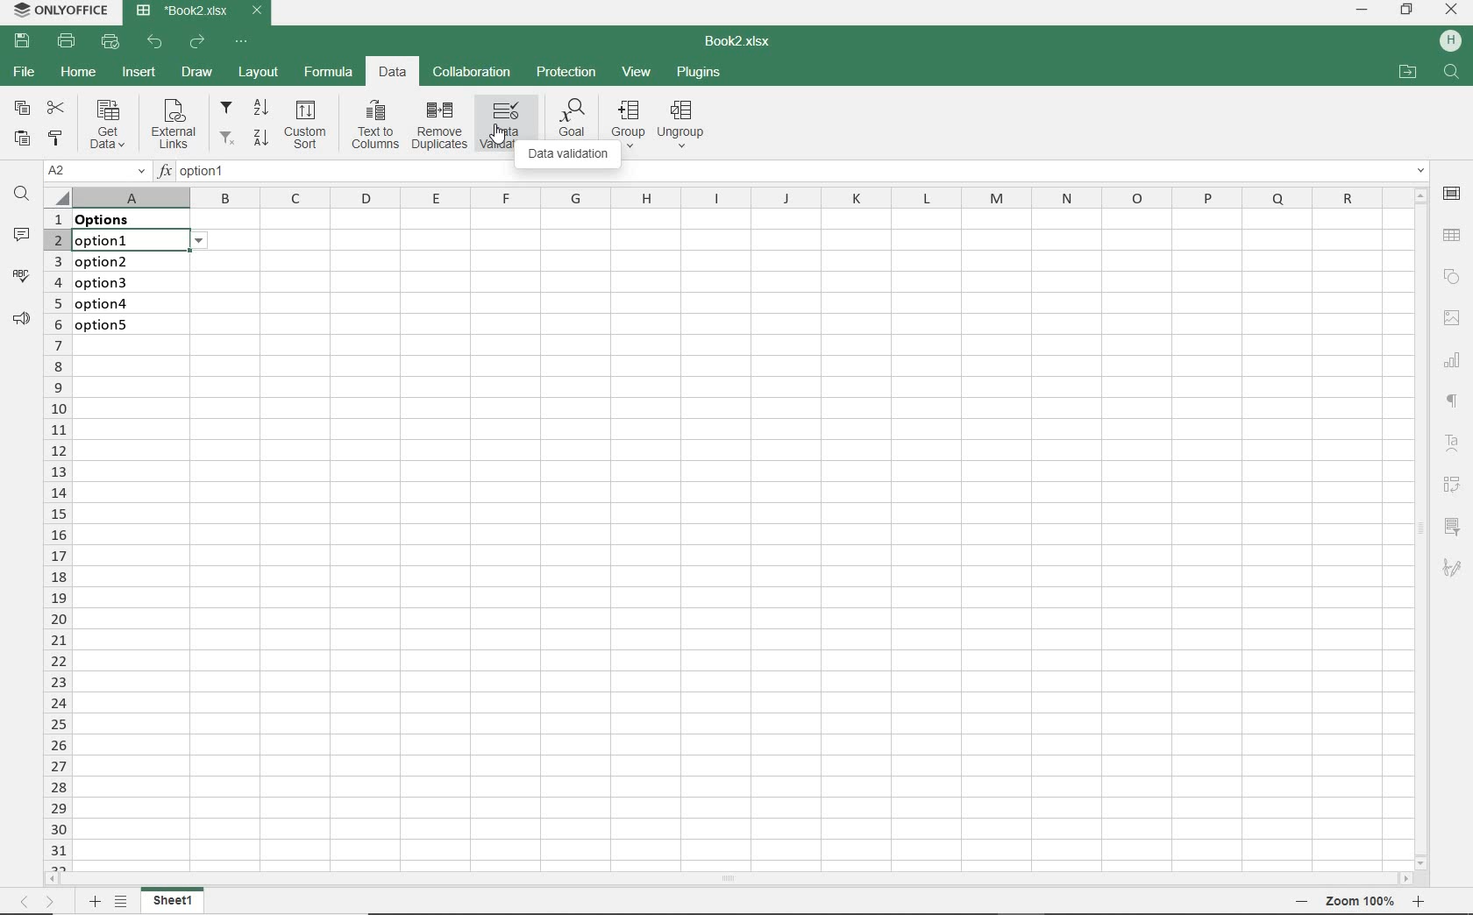 The image size is (1473, 915). What do you see at coordinates (23, 74) in the screenshot?
I see `FILE` at bounding box center [23, 74].